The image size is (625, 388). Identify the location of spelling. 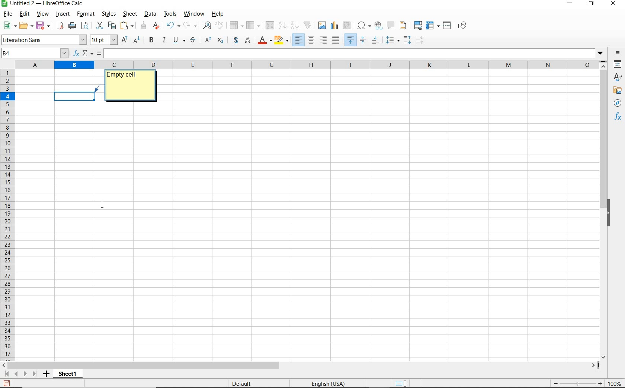
(219, 26).